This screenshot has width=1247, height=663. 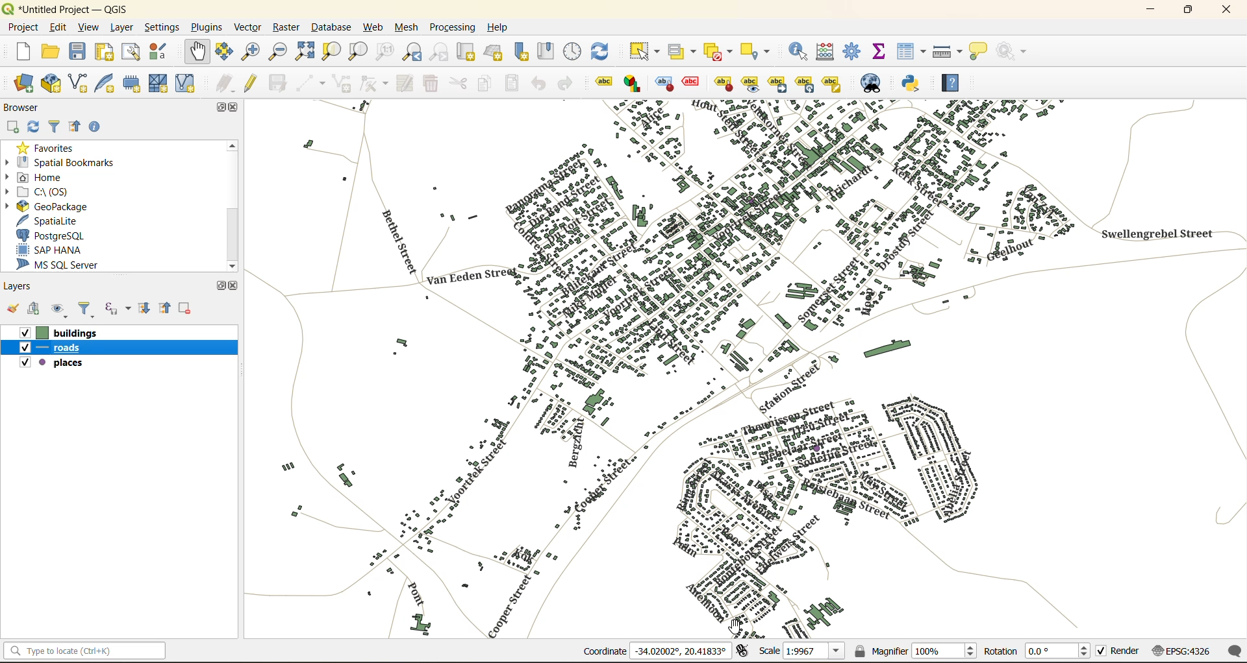 What do you see at coordinates (75, 126) in the screenshot?
I see `collapse all` at bounding box center [75, 126].